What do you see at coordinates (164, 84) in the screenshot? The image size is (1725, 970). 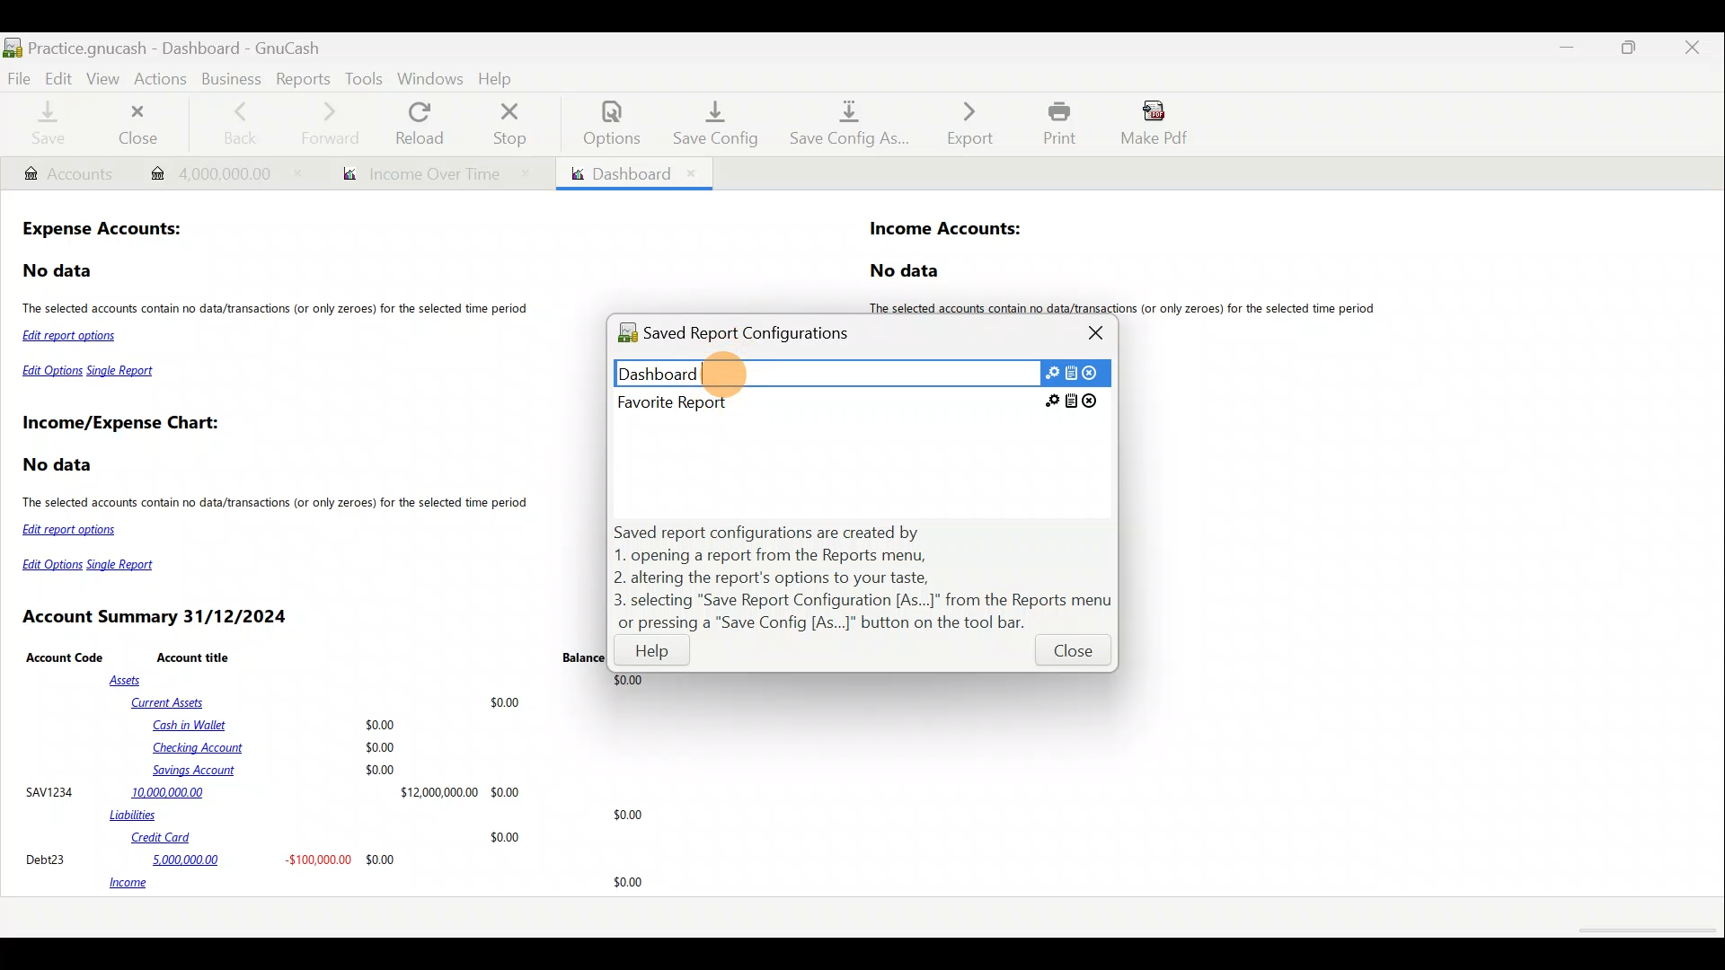 I see `Actions` at bounding box center [164, 84].